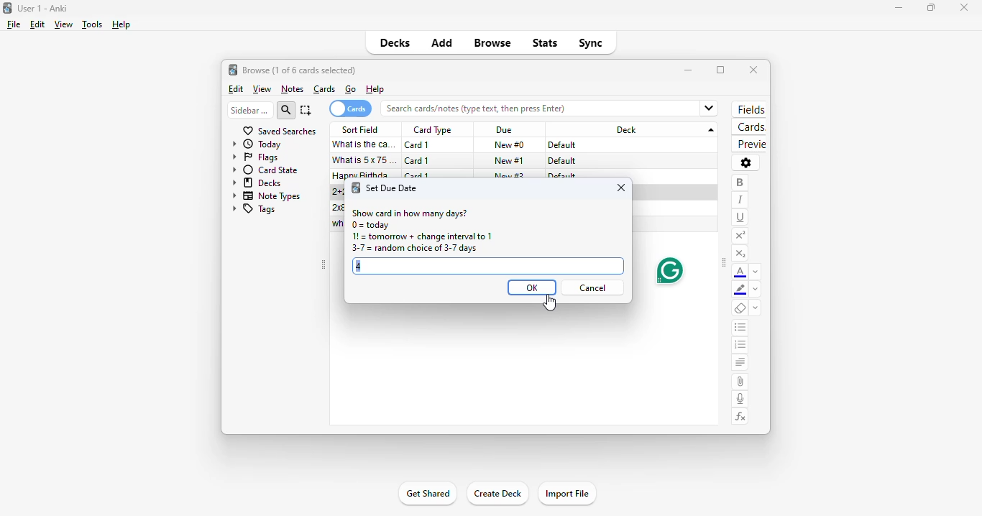 This screenshot has width=982, height=516. What do you see at coordinates (749, 128) in the screenshot?
I see `cards` at bounding box center [749, 128].